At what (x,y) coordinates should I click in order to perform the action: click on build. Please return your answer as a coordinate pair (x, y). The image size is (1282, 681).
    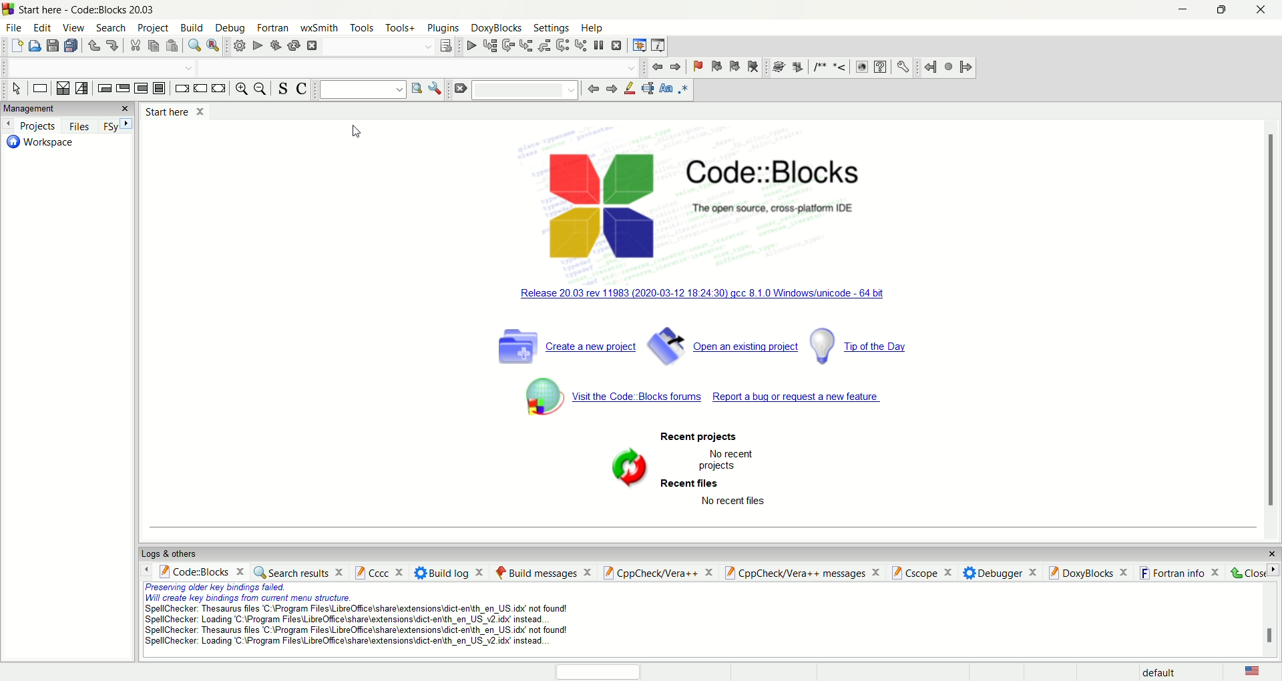
    Looking at the image, I should click on (238, 47).